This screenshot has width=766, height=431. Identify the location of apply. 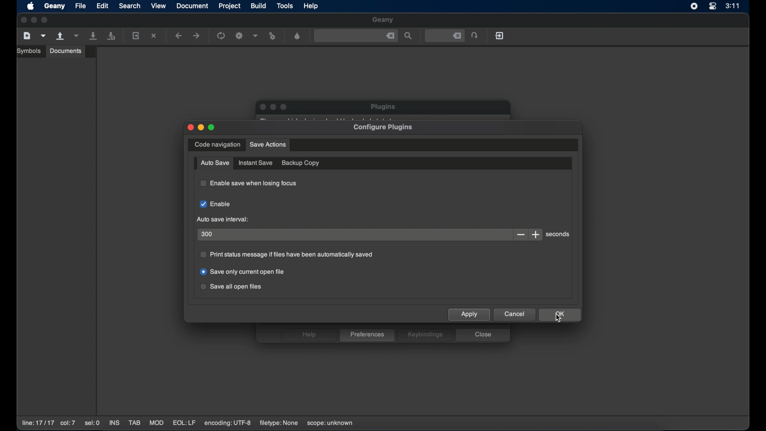
(470, 314).